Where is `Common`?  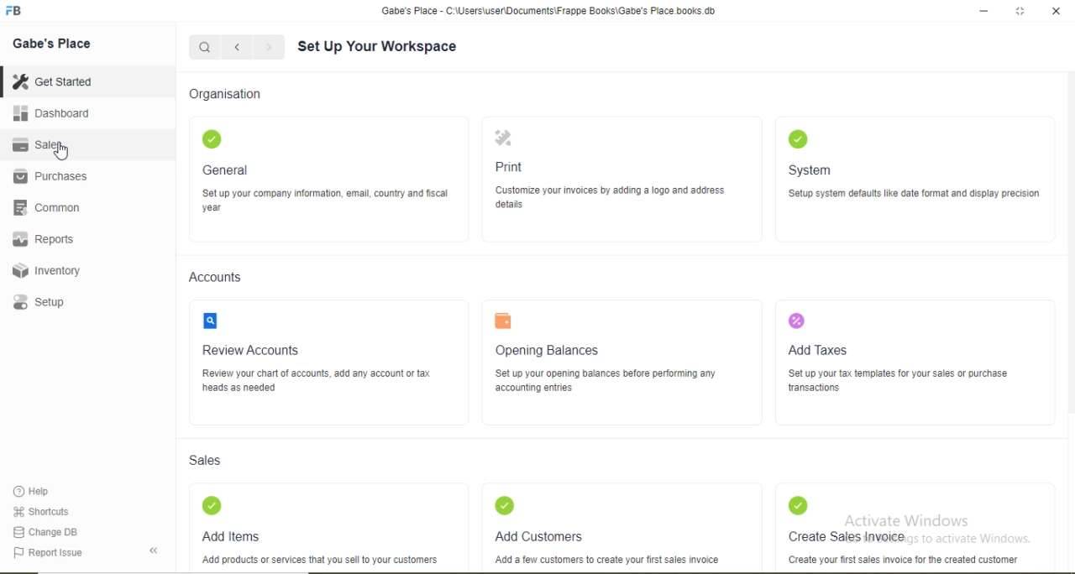
Common is located at coordinates (52, 210).